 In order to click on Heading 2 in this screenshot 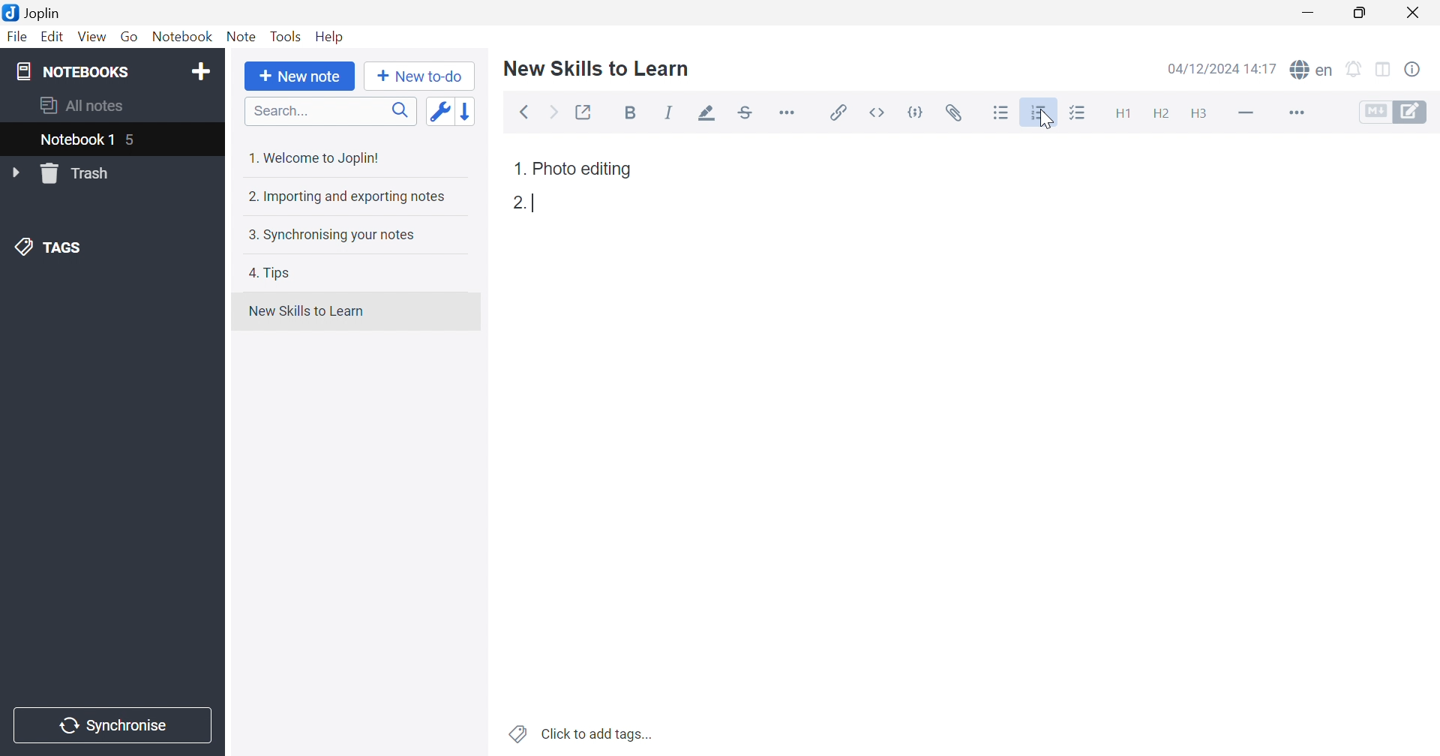, I will do `click(1161, 114)`.